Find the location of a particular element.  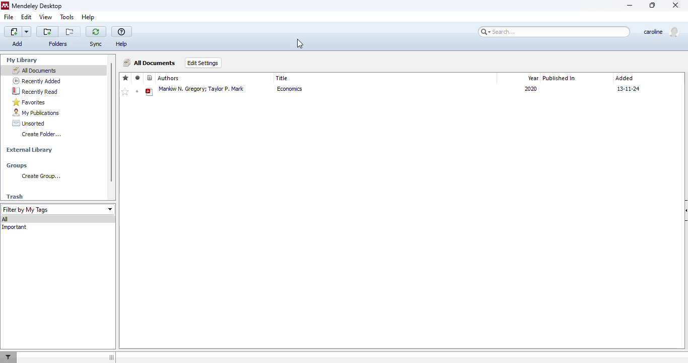

authors is located at coordinates (169, 78).